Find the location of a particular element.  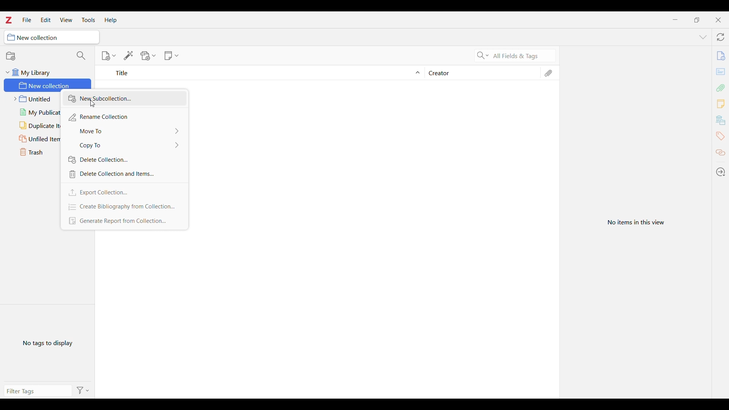

Copy to options is located at coordinates (126, 145).